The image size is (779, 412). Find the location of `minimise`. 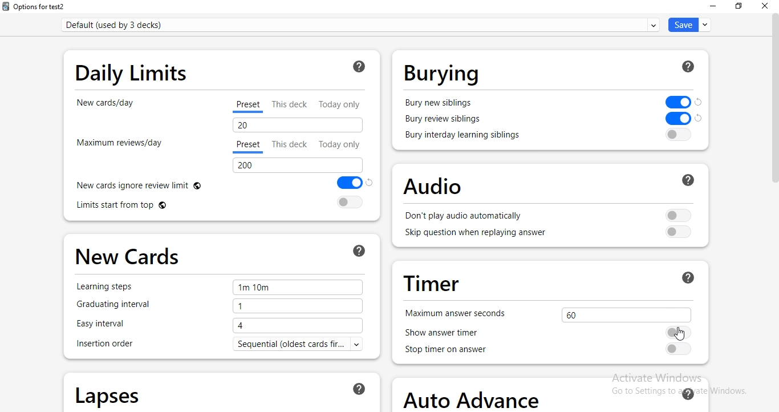

minimise is located at coordinates (712, 7).